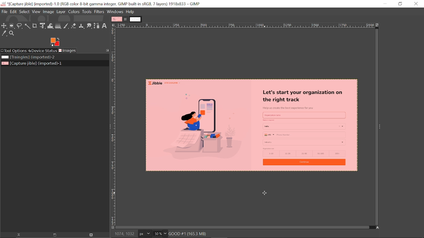 This screenshot has height=238, width=424. What do you see at coordinates (113, 127) in the screenshot?
I see `Vertical label` at bounding box center [113, 127].